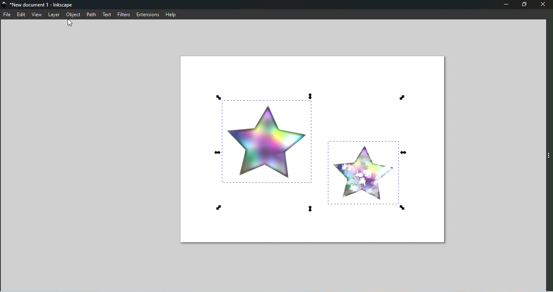  What do you see at coordinates (125, 14) in the screenshot?
I see `Filters` at bounding box center [125, 14].